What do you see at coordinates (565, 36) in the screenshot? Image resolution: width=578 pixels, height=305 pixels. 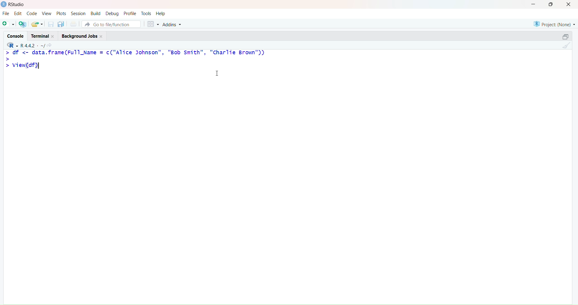 I see `Maximize` at bounding box center [565, 36].